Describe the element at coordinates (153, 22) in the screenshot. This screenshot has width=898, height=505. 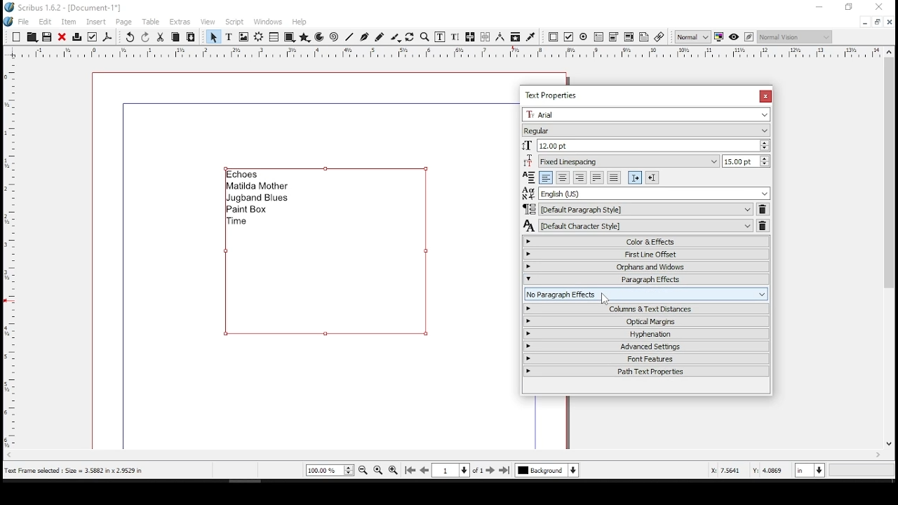
I see `table` at that location.